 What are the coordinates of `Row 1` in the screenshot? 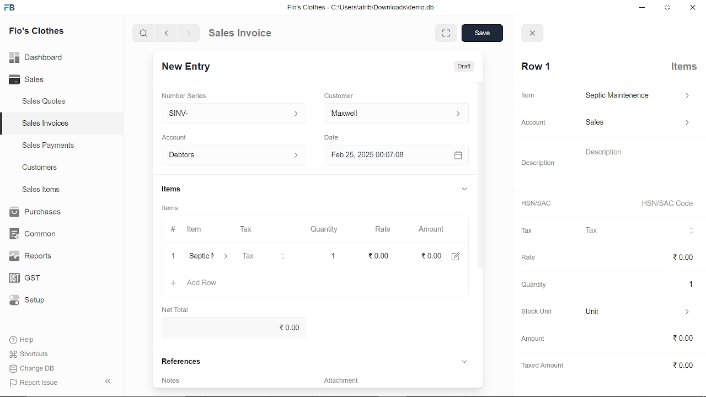 It's located at (537, 67).